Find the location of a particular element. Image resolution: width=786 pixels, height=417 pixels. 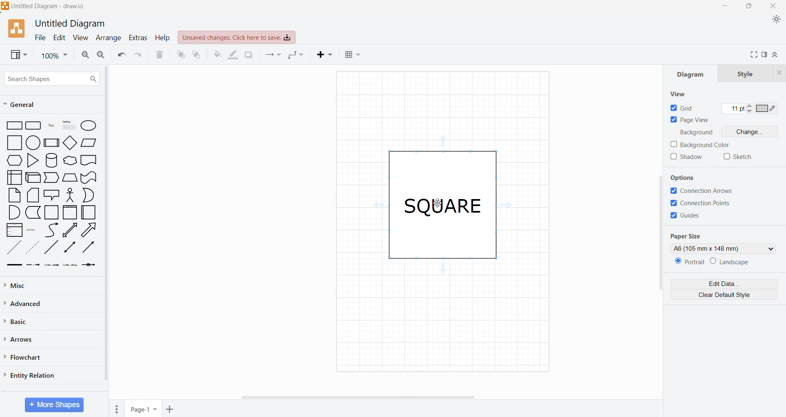

Upward line is located at coordinates (70, 230).